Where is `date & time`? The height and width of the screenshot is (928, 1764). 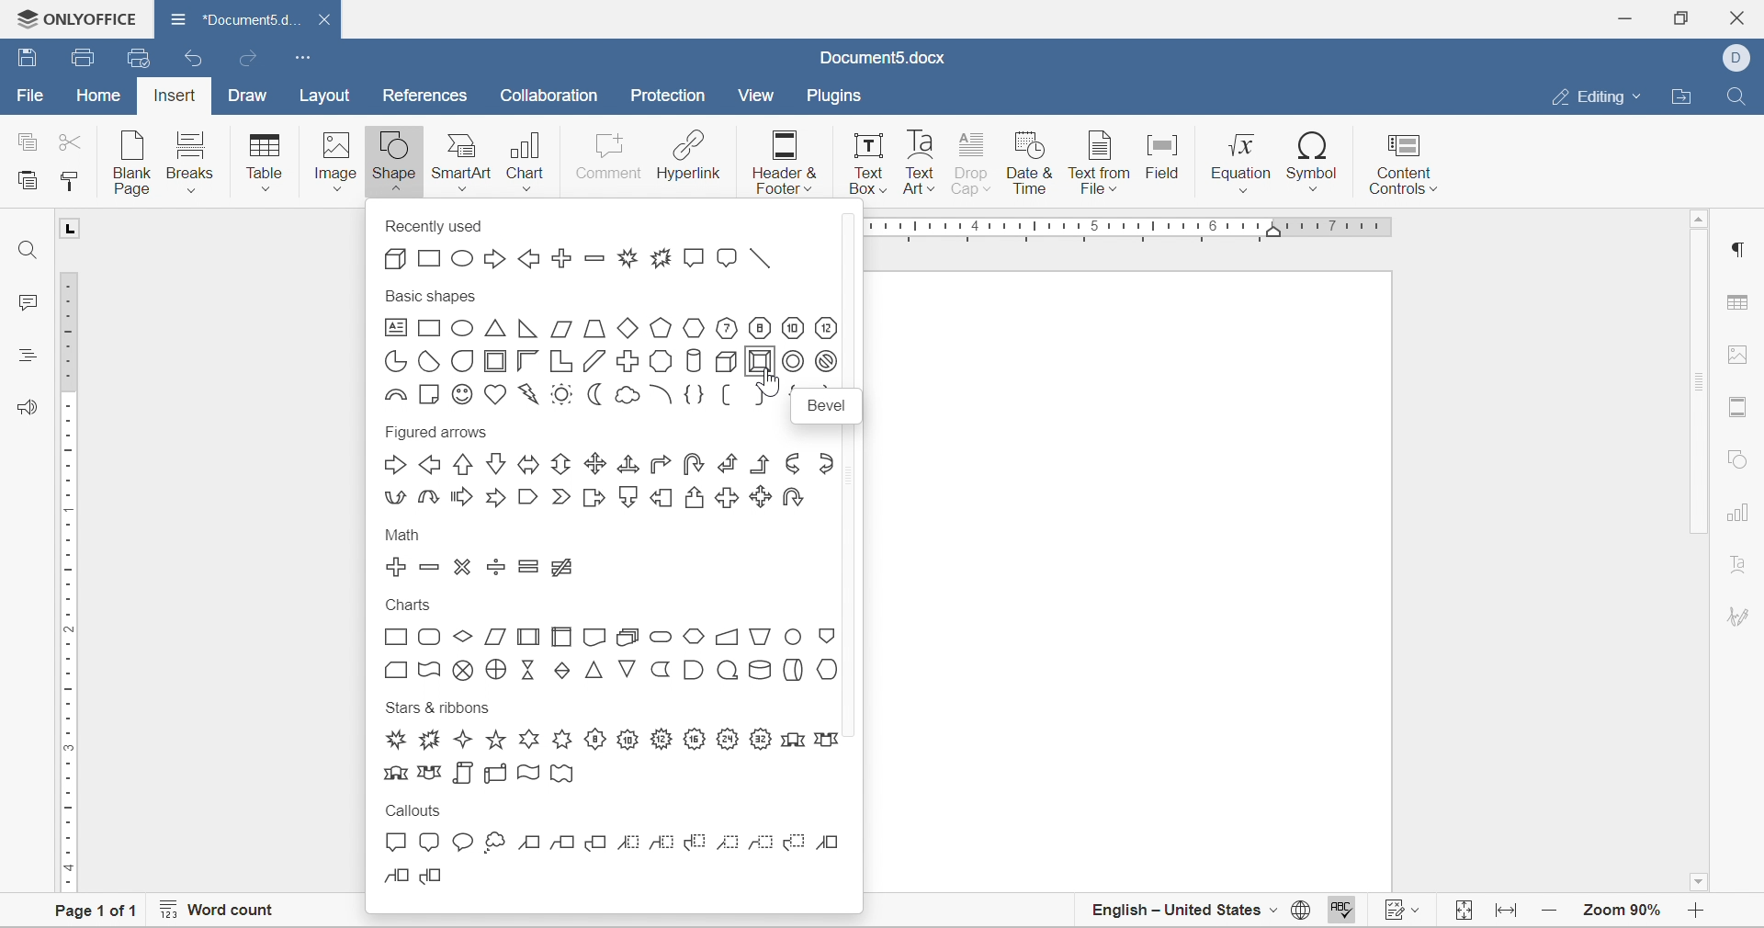 date & time is located at coordinates (1031, 161).